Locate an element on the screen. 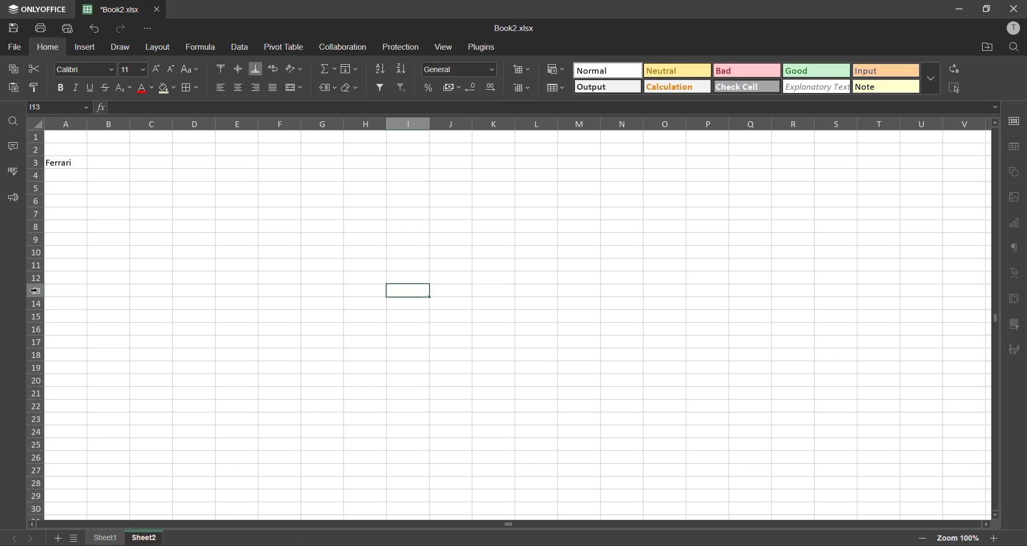 This screenshot has width=1027, height=546. paste is located at coordinates (13, 87).